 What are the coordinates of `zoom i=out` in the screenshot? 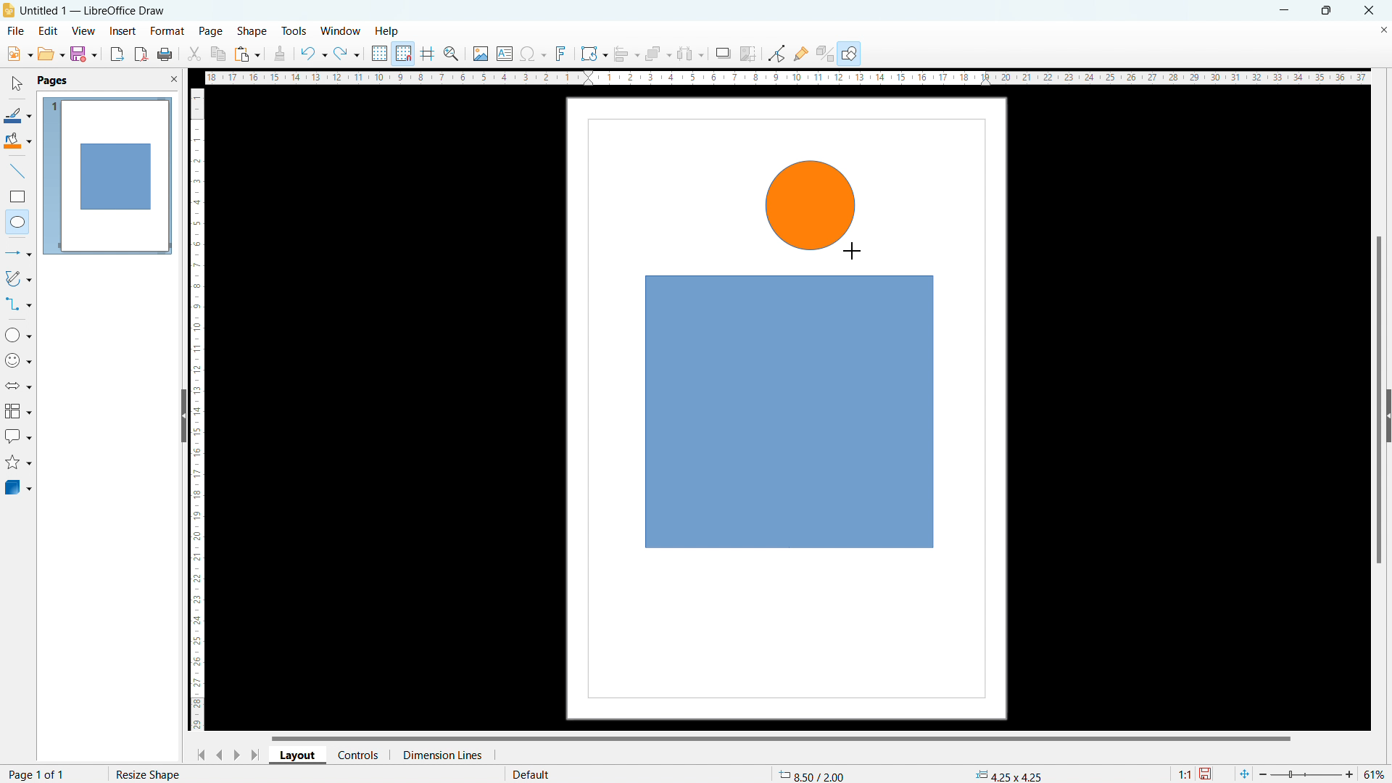 It's located at (1265, 773).